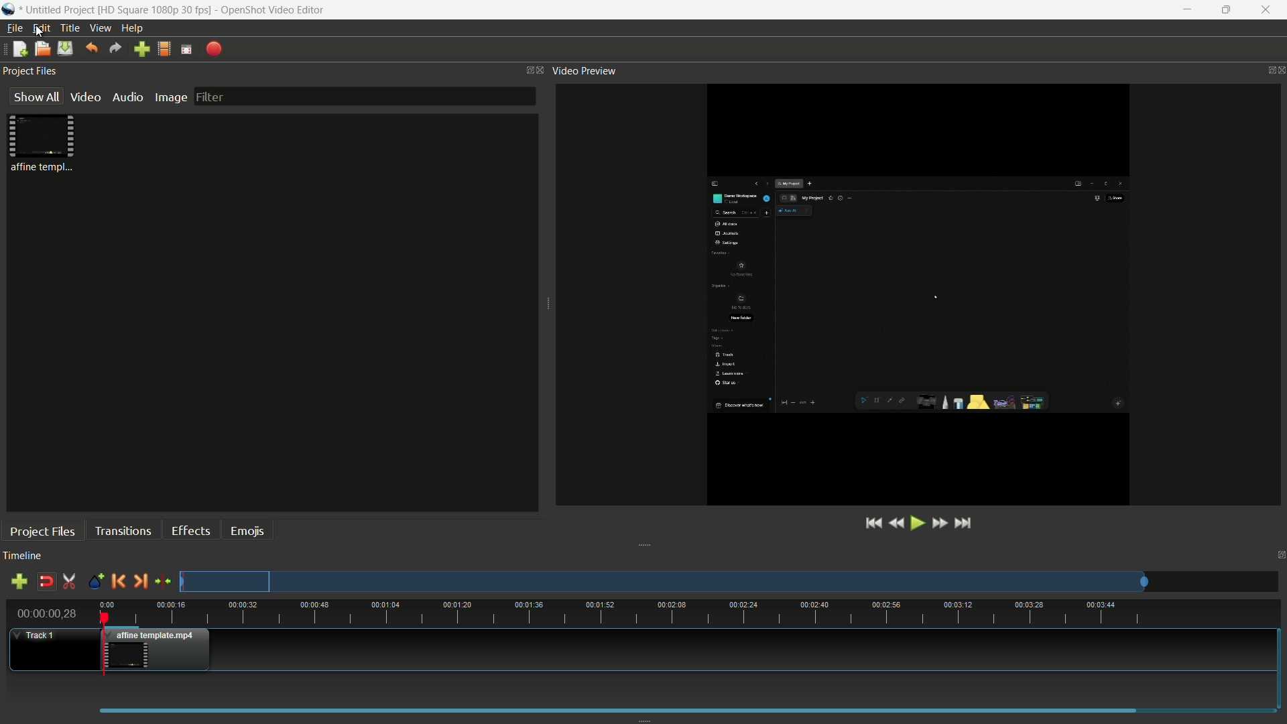 This screenshot has height=724, width=1287. I want to click on effects, so click(193, 530).